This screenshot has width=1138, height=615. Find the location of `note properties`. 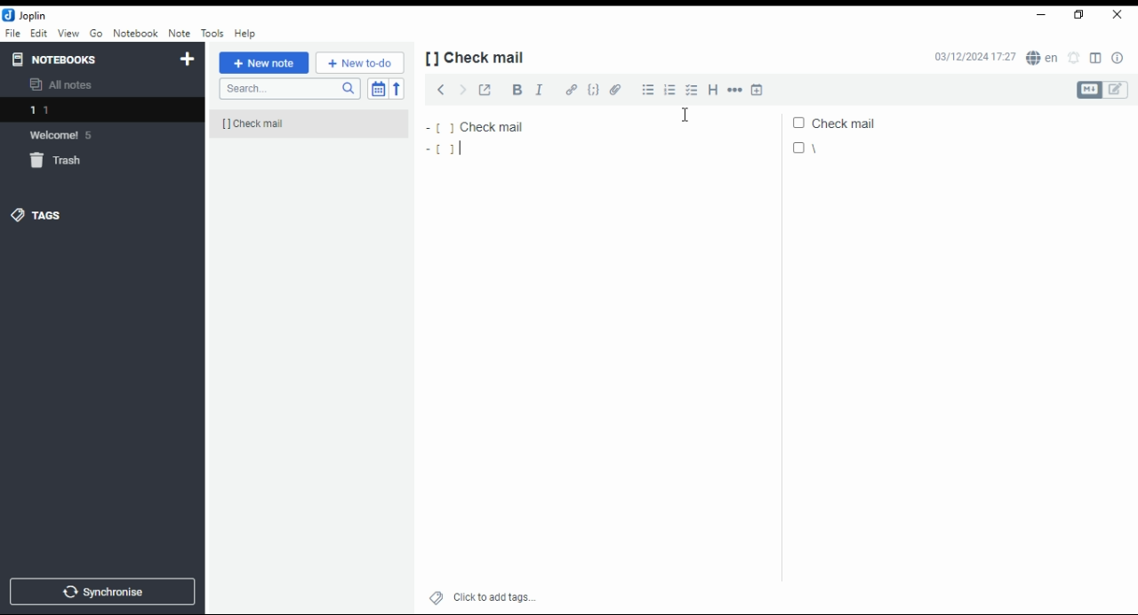

note properties is located at coordinates (1118, 58).